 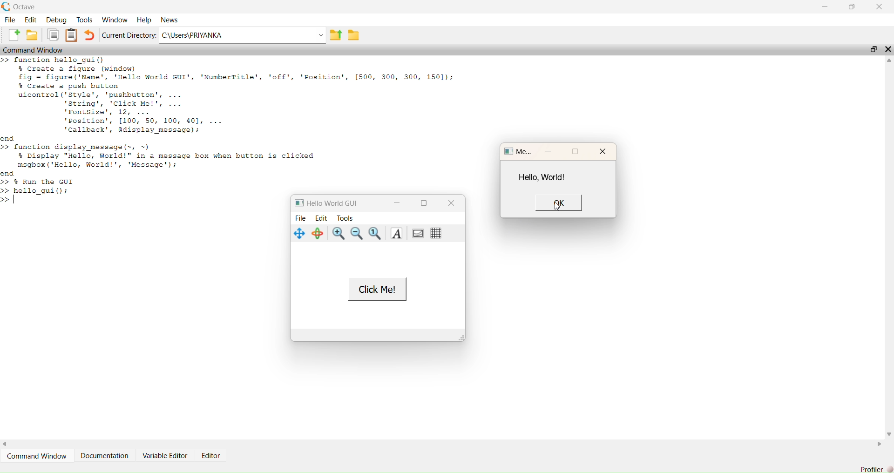 What do you see at coordinates (169, 19) in the screenshot?
I see `News` at bounding box center [169, 19].